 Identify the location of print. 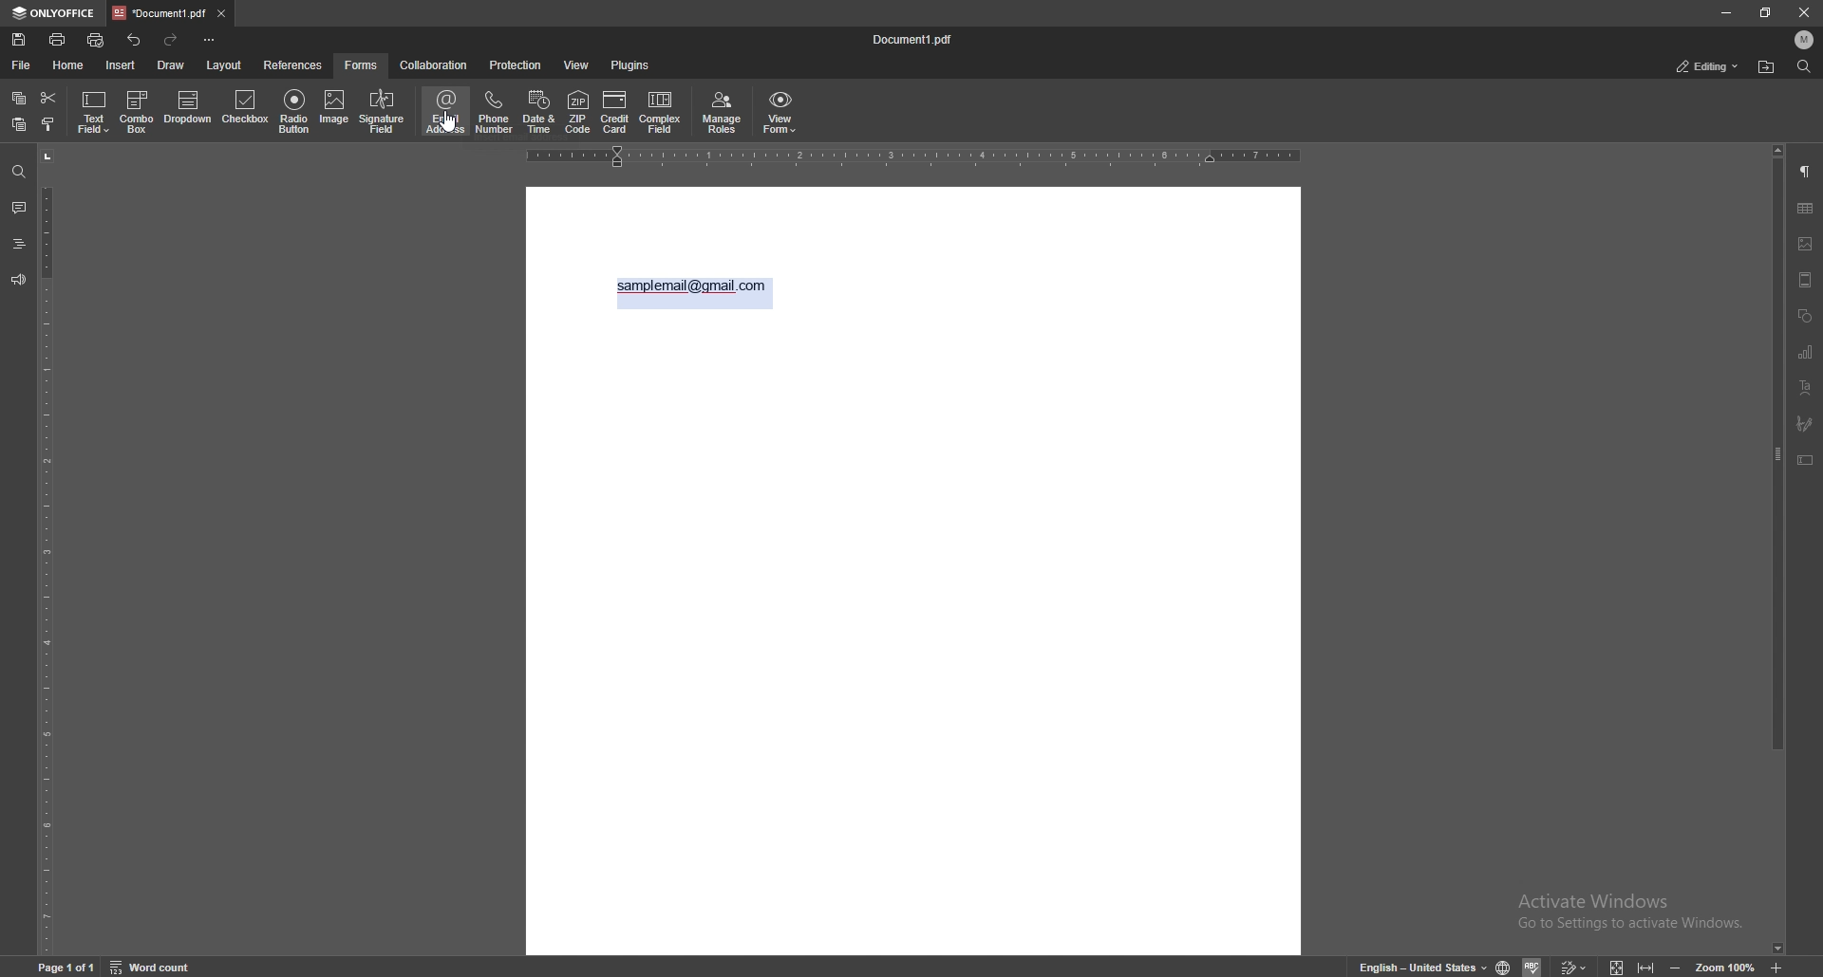
(58, 39).